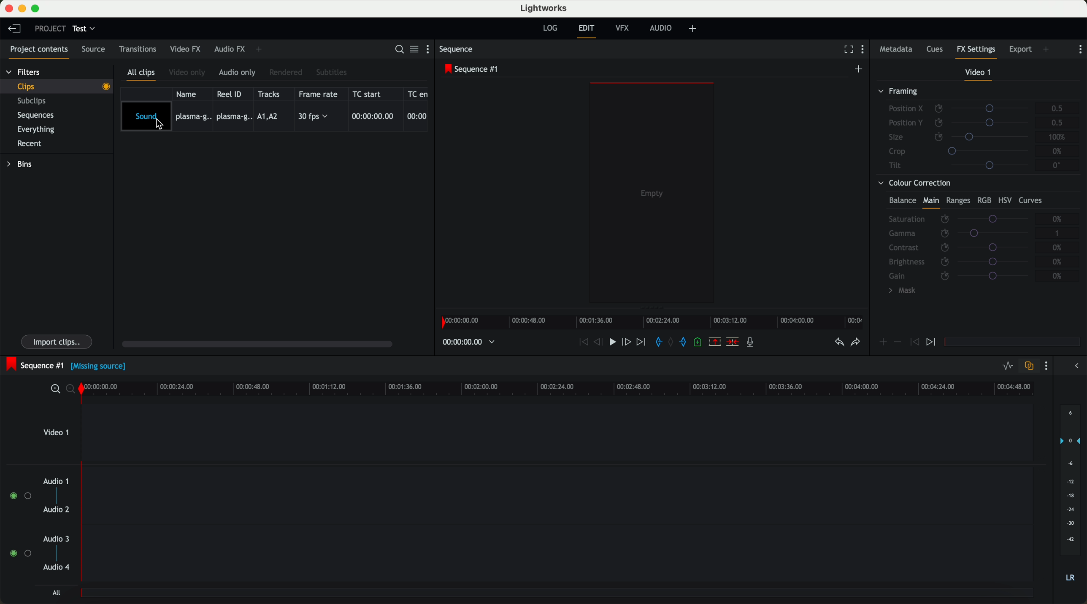 This screenshot has width=1087, height=604. What do you see at coordinates (1046, 49) in the screenshot?
I see `add` at bounding box center [1046, 49].